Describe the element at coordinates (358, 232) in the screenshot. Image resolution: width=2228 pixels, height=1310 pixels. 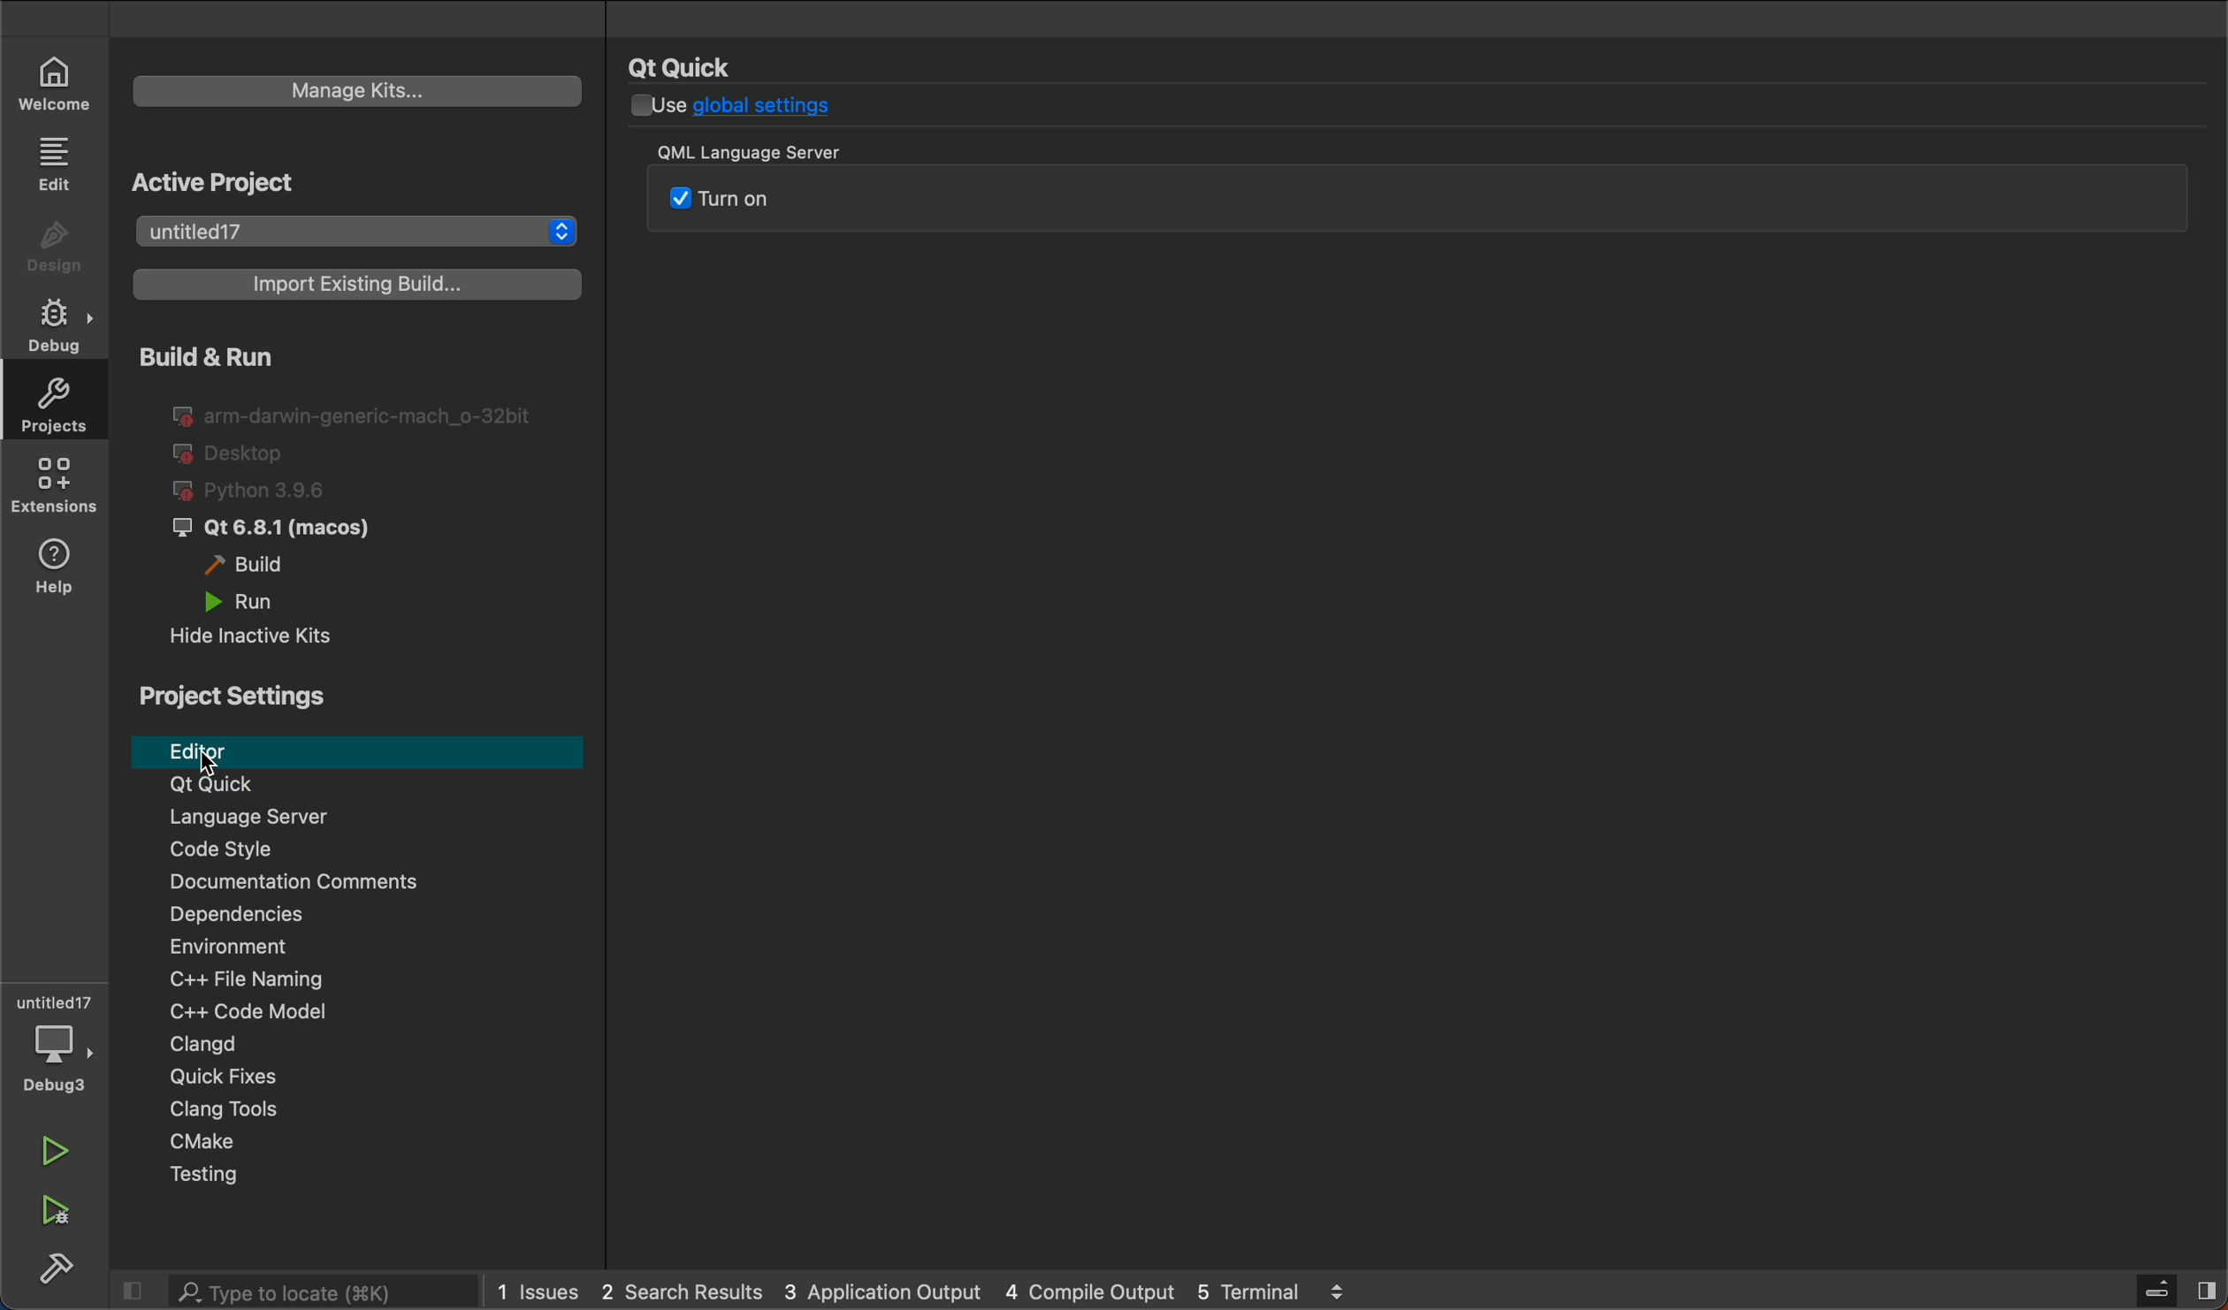
I see `select project` at that location.